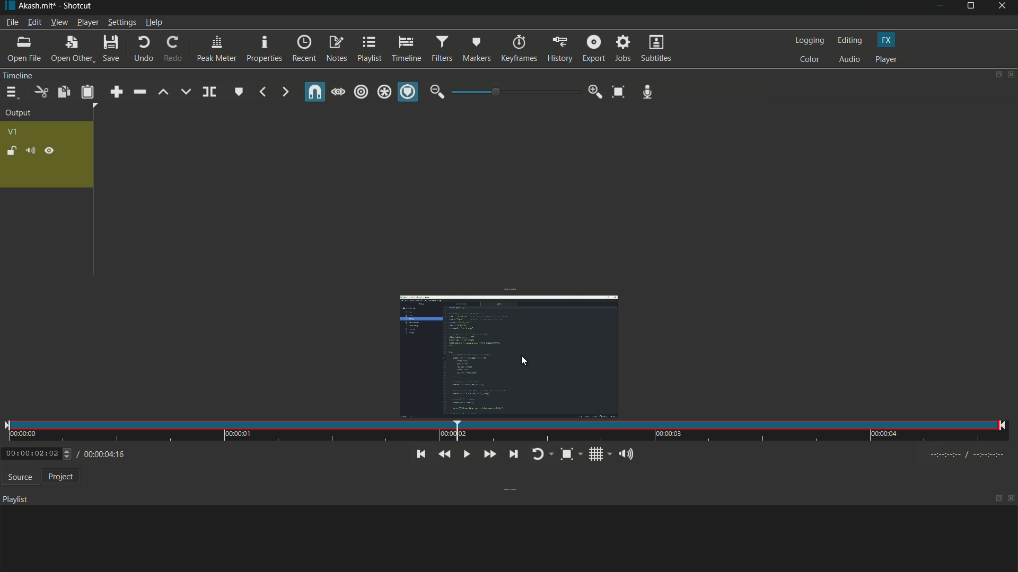  I want to click on previous marker, so click(263, 93).